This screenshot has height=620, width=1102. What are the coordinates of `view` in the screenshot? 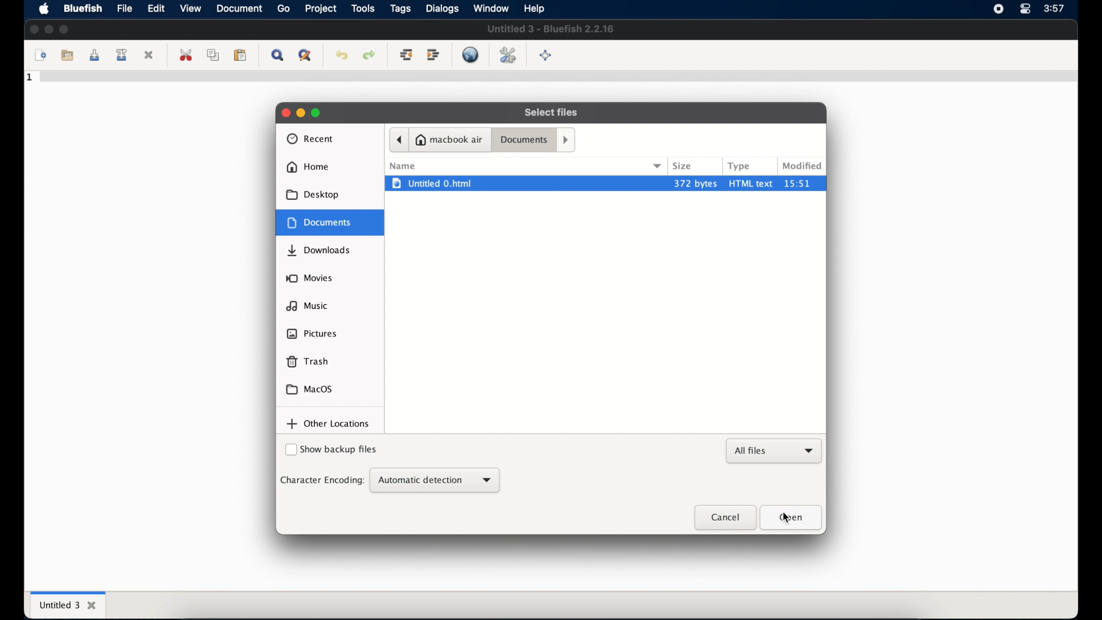 It's located at (190, 8).